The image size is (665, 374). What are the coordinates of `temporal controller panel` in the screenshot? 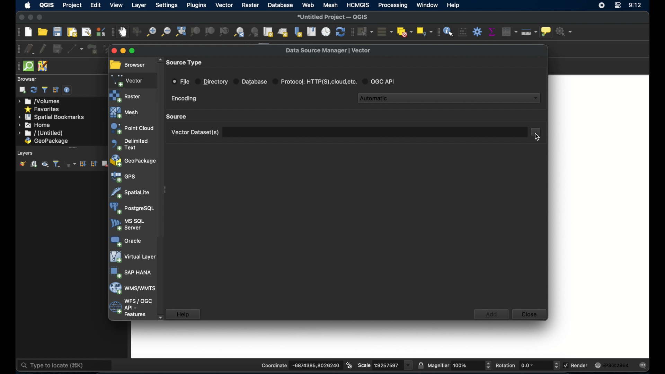 It's located at (326, 31).